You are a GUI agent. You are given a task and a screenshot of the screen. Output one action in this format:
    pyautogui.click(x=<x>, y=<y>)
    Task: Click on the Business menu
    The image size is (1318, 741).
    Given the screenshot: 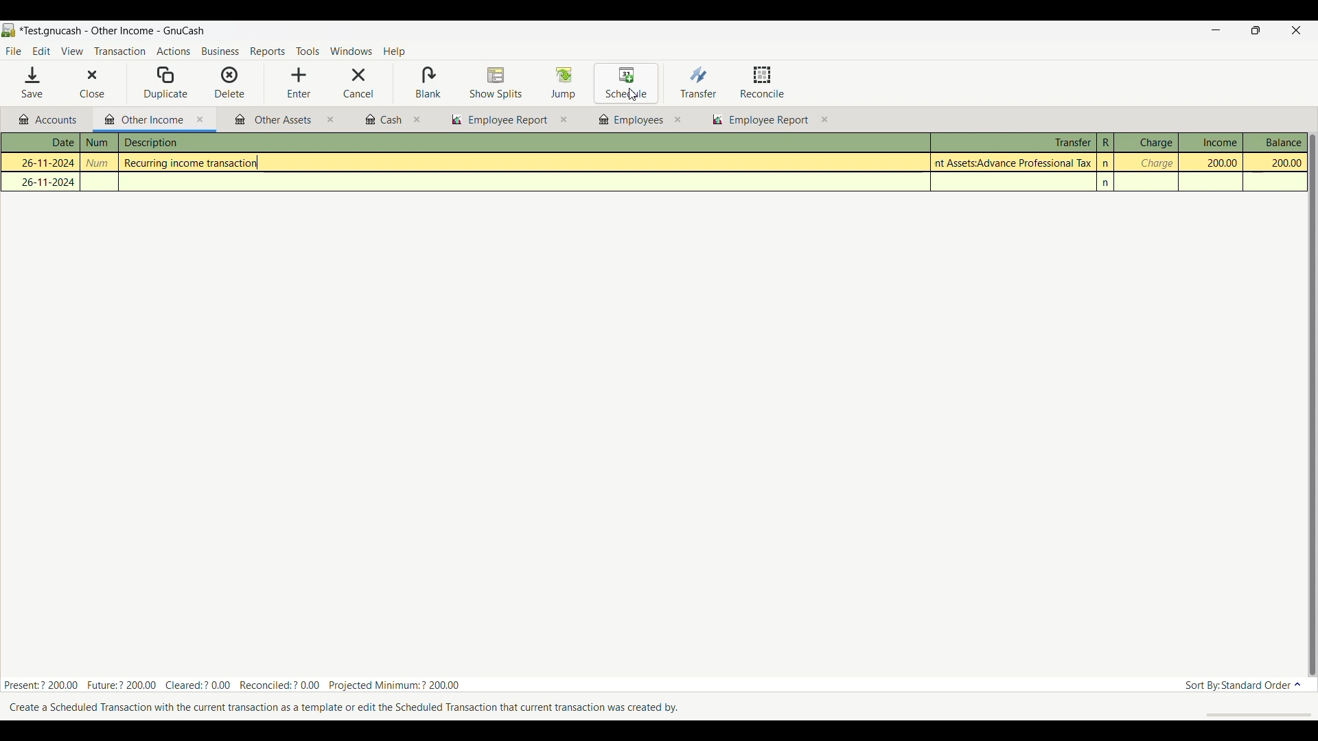 What is the action you would take?
    pyautogui.click(x=220, y=52)
    